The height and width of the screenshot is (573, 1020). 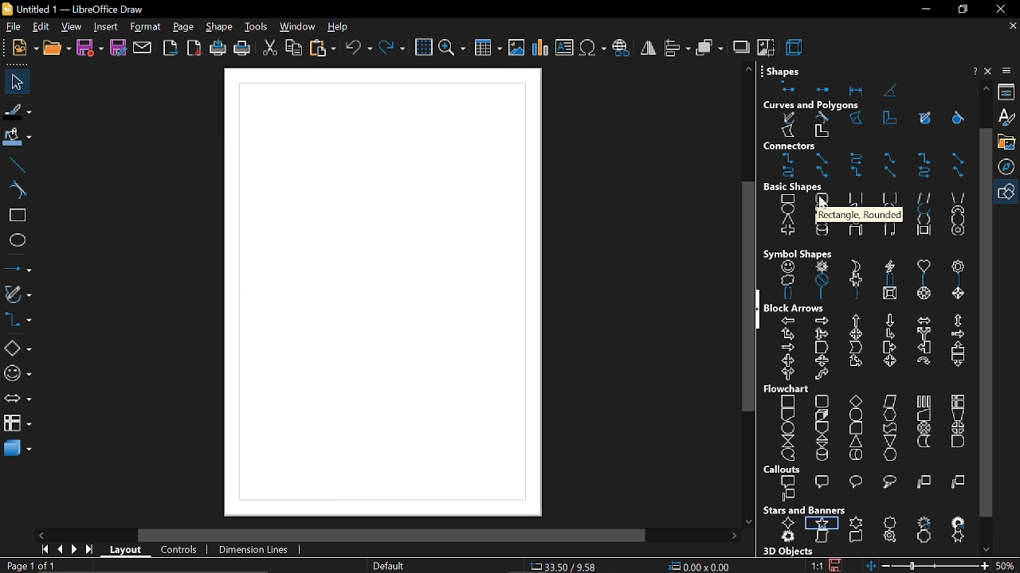 What do you see at coordinates (22, 49) in the screenshot?
I see `new` at bounding box center [22, 49].